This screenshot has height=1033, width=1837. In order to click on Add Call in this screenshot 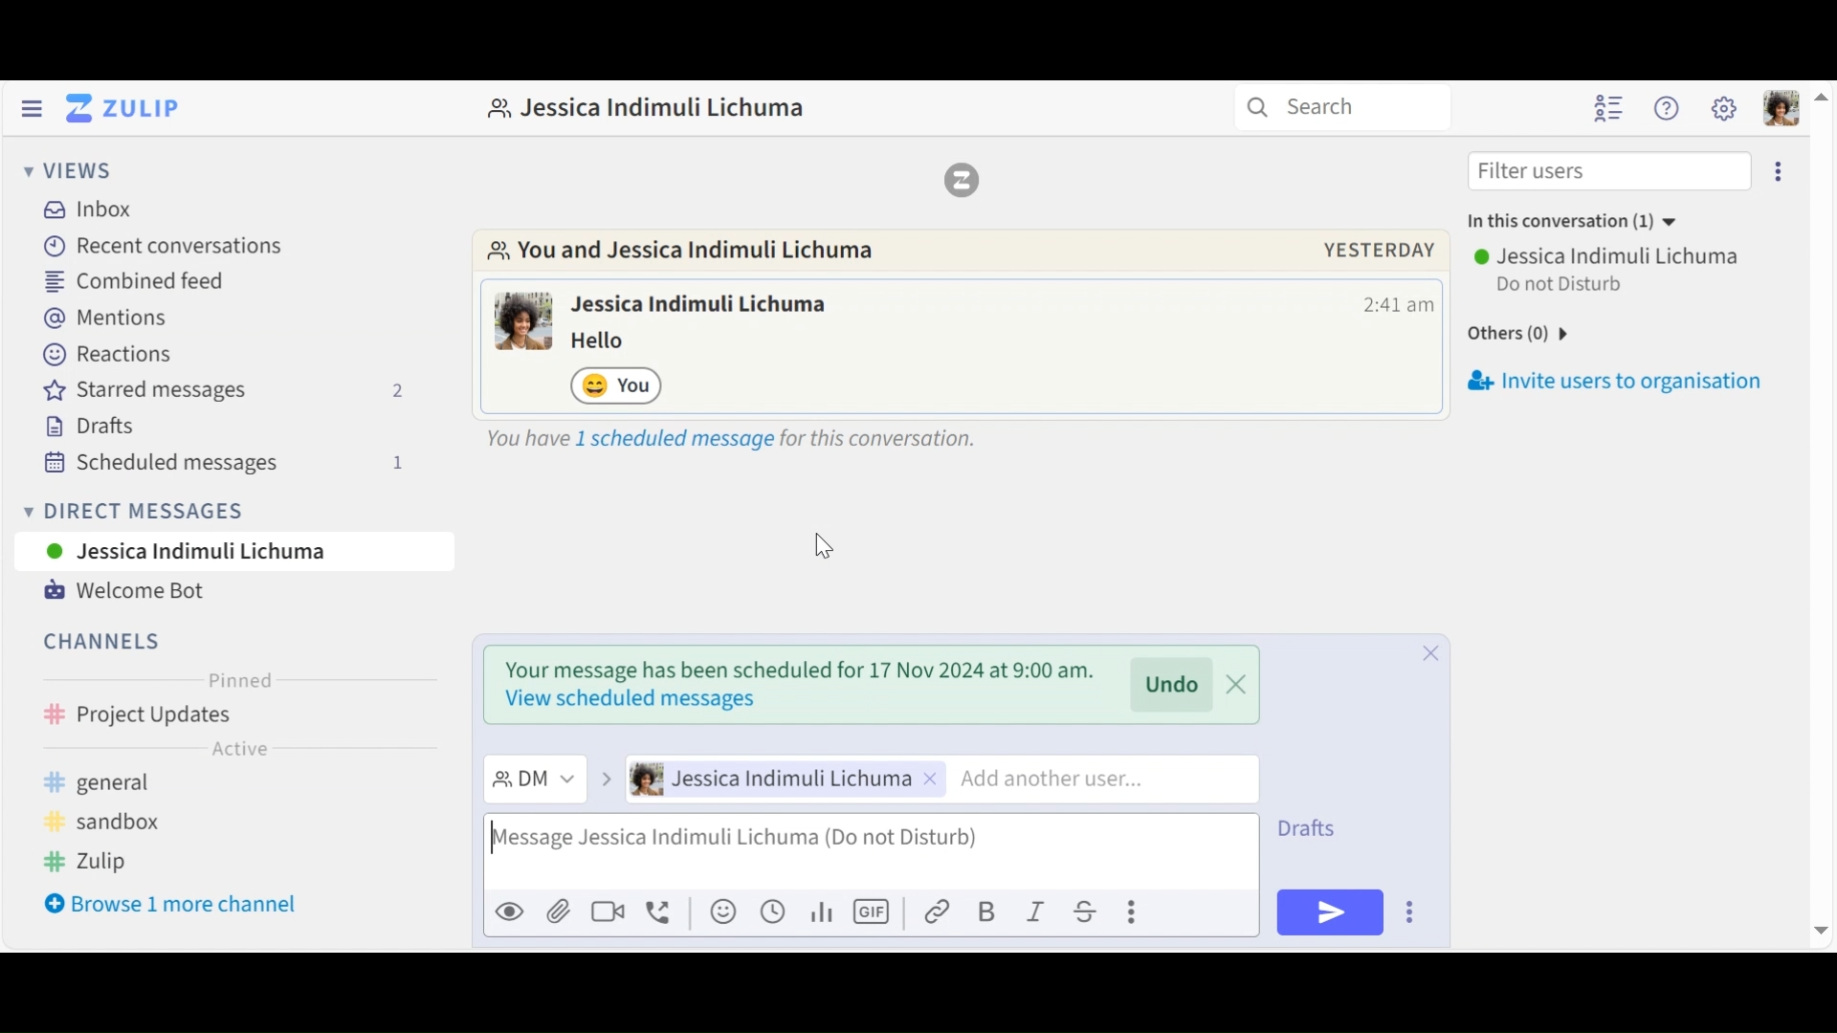, I will do `click(663, 910)`.